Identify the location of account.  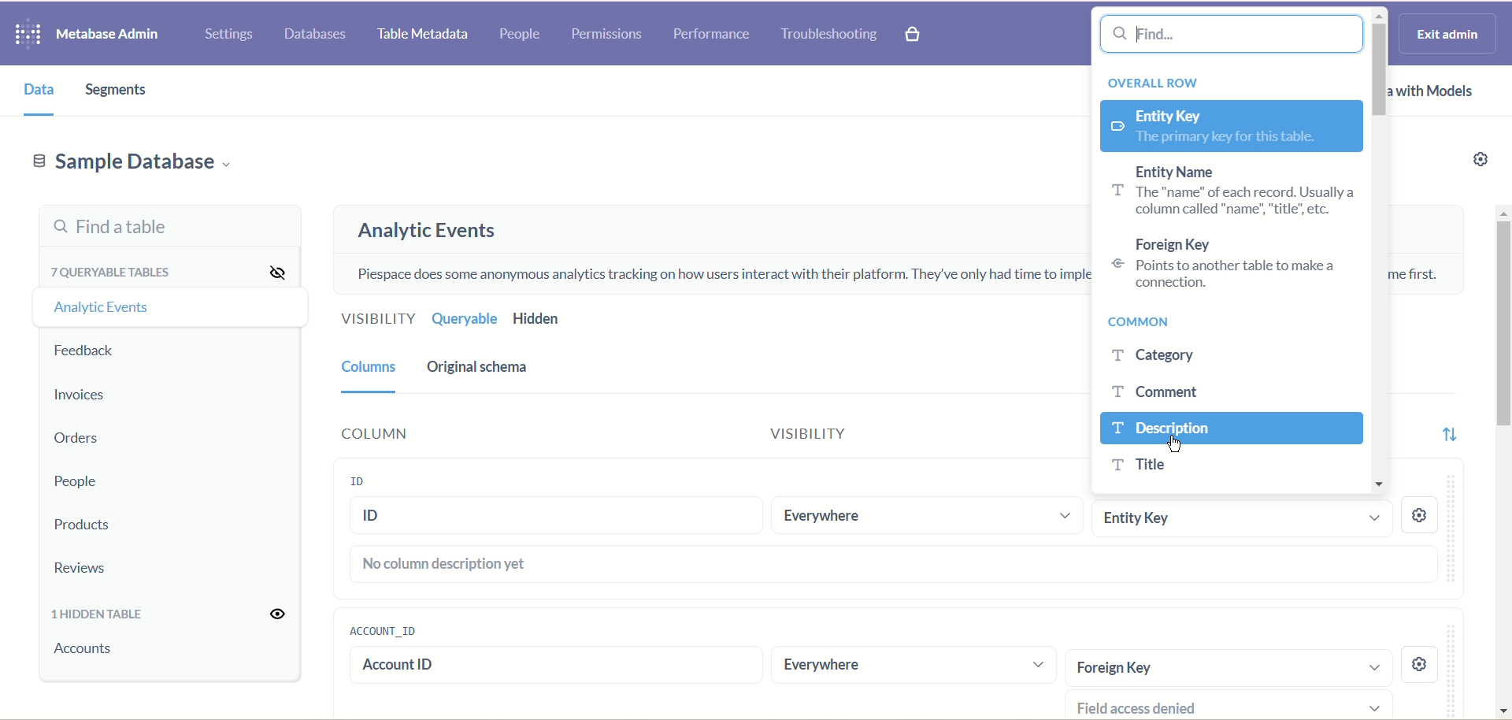
(88, 649).